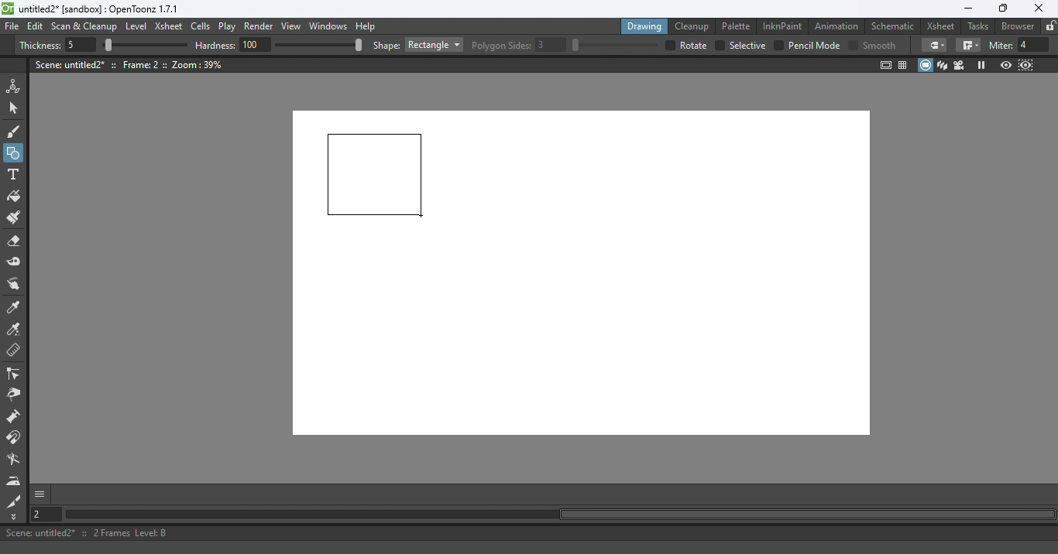 The height and width of the screenshot is (554, 1058). I want to click on Xsheet, so click(170, 28).